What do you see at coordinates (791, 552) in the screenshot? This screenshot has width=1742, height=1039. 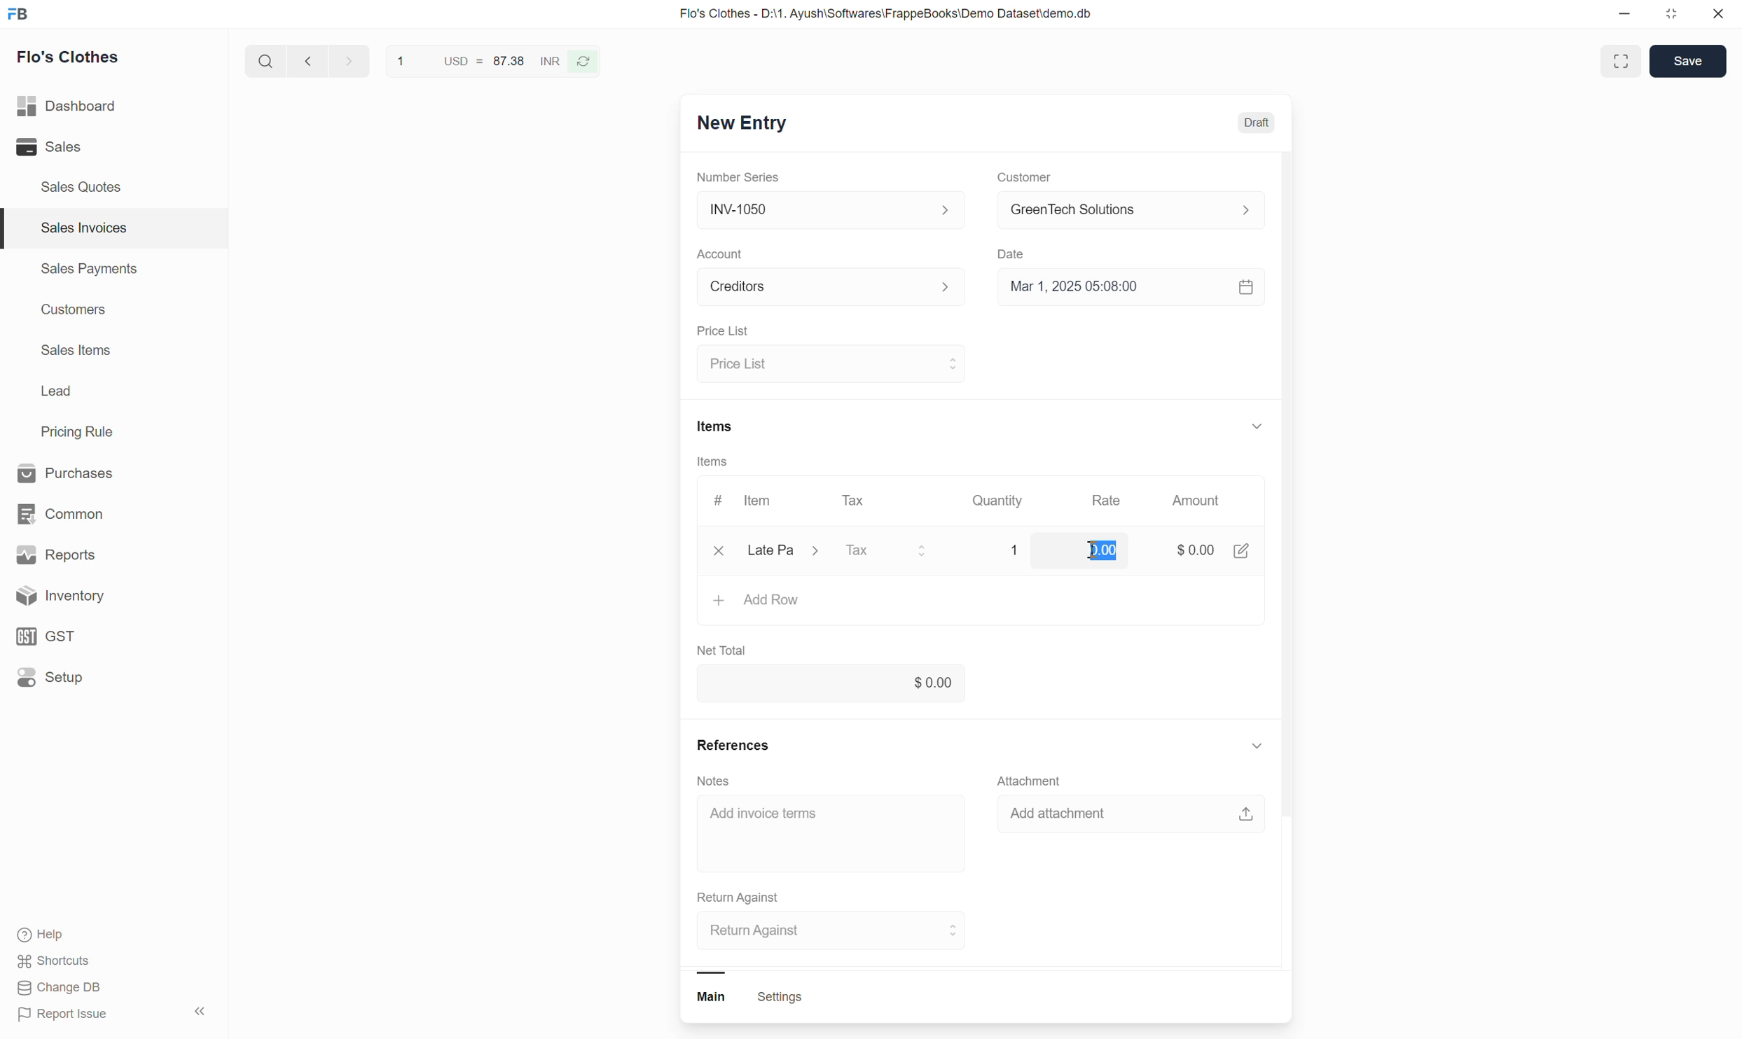 I see `Select item` at bounding box center [791, 552].